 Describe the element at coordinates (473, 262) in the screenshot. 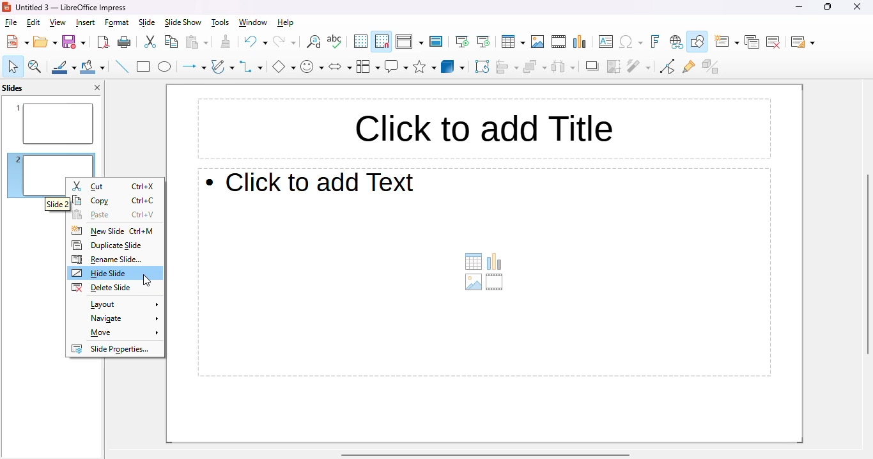

I see `table` at that location.